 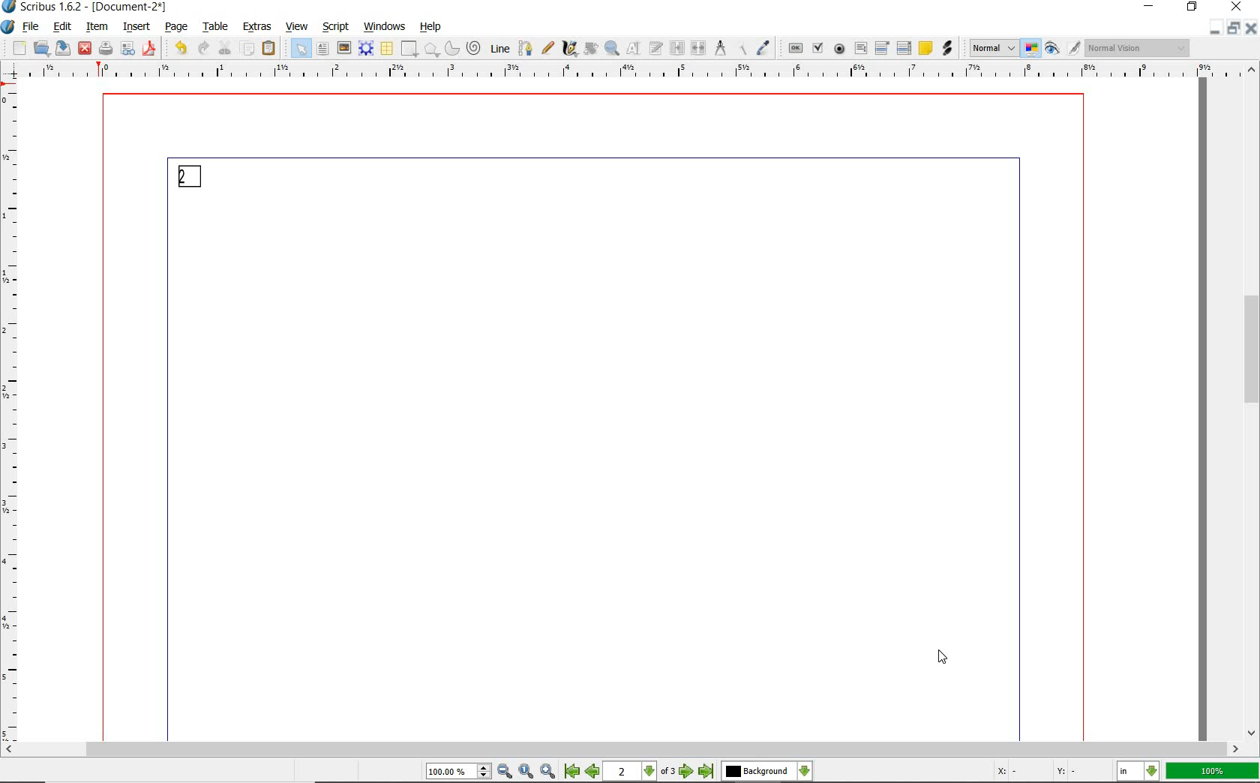 I want to click on zoom in or zoom out, so click(x=613, y=49).